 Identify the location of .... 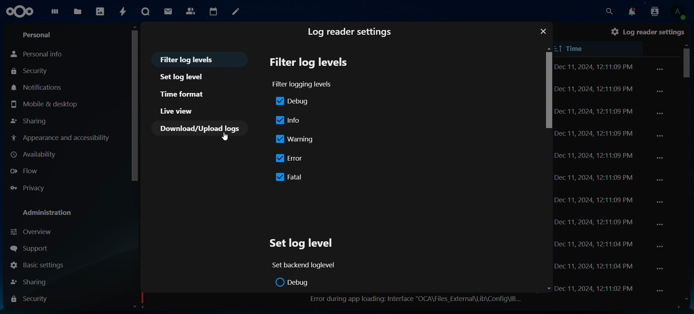
(661, 181).